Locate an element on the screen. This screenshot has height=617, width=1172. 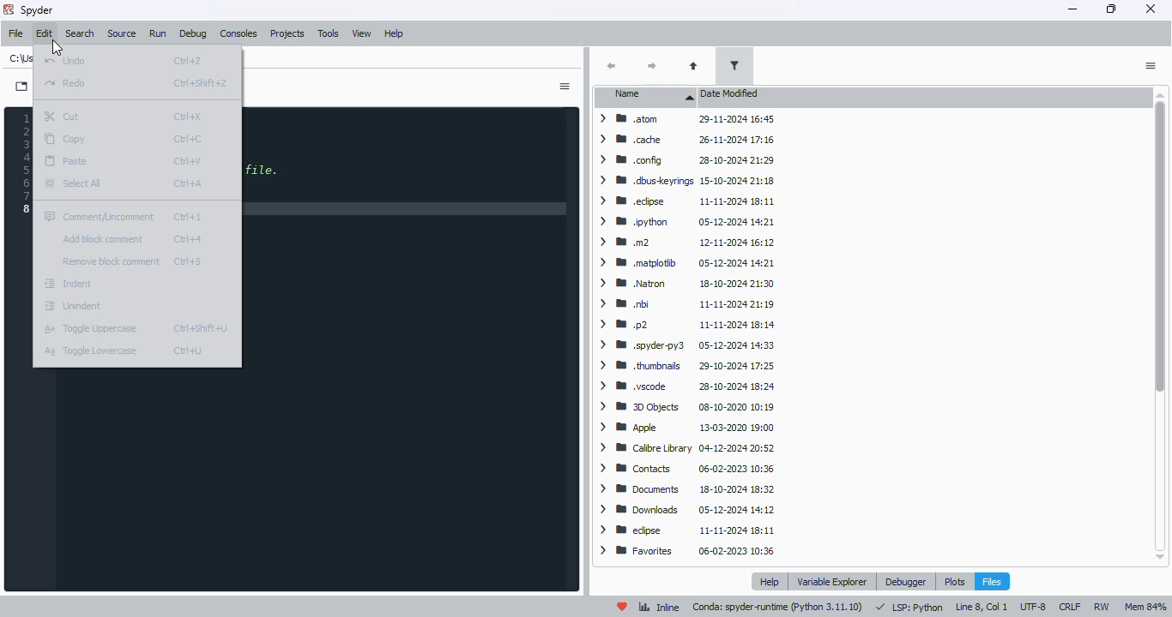
file is located at coordinates (16, 33).